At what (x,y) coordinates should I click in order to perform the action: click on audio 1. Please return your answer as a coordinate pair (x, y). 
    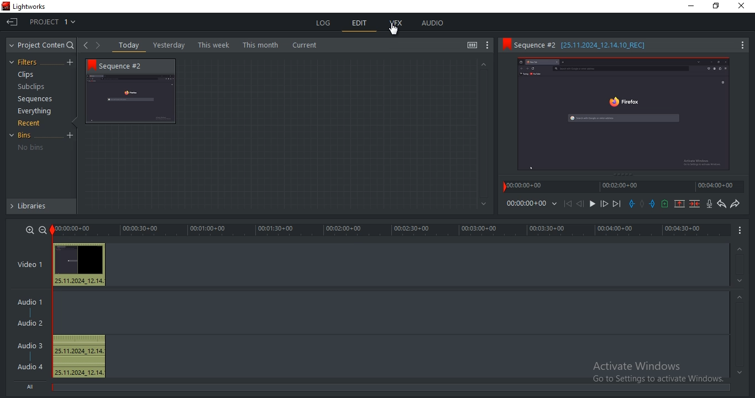
    Looking at the image, I should click on (32, 303).